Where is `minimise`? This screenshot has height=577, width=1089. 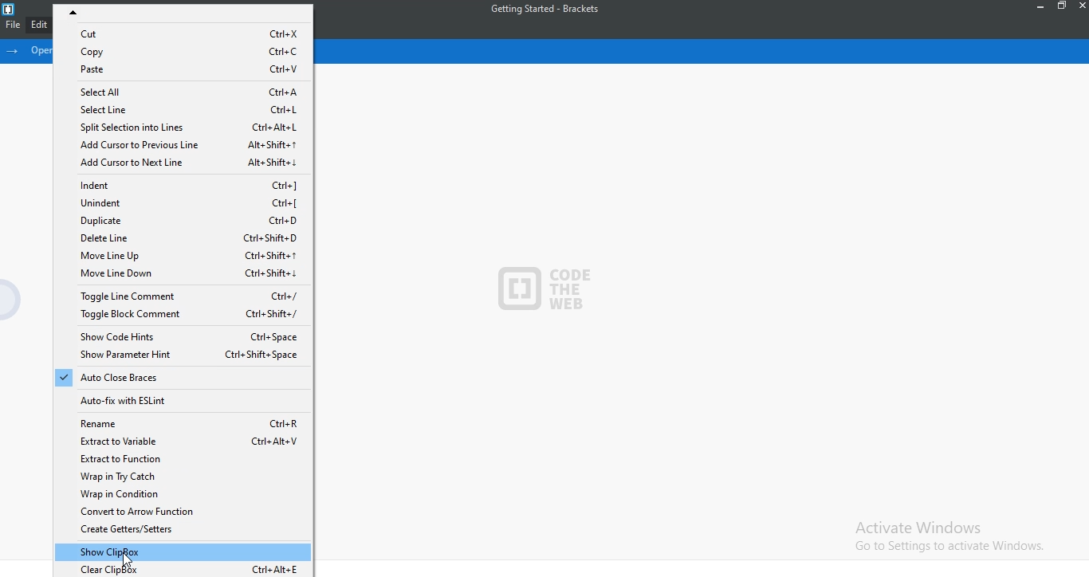 minimise is located at coordinates (1041, 8).